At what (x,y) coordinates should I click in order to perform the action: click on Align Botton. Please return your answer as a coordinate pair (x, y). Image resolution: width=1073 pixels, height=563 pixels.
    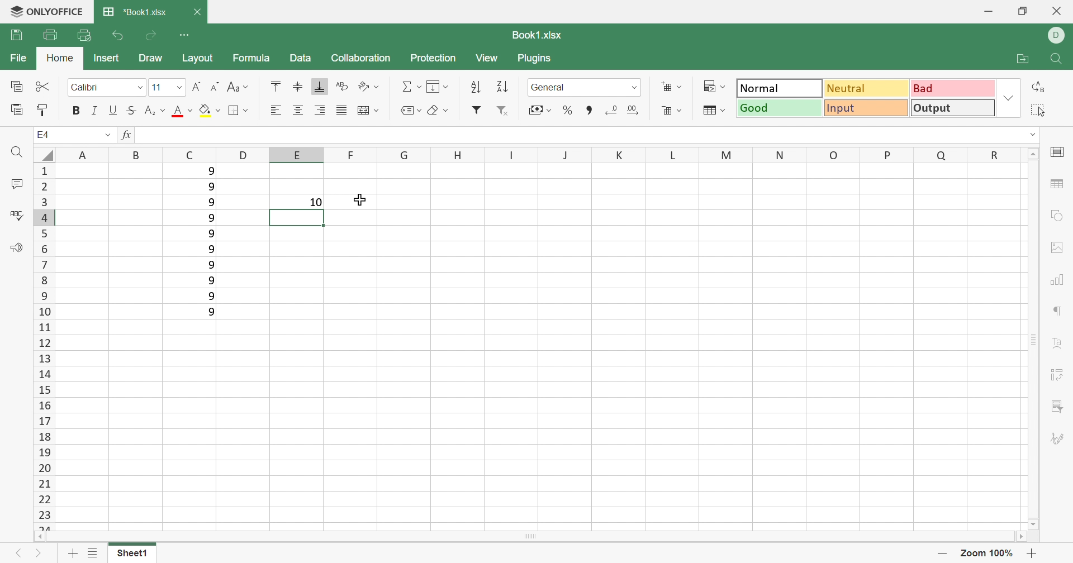
    Looking at the image, I should click on (319, 87).